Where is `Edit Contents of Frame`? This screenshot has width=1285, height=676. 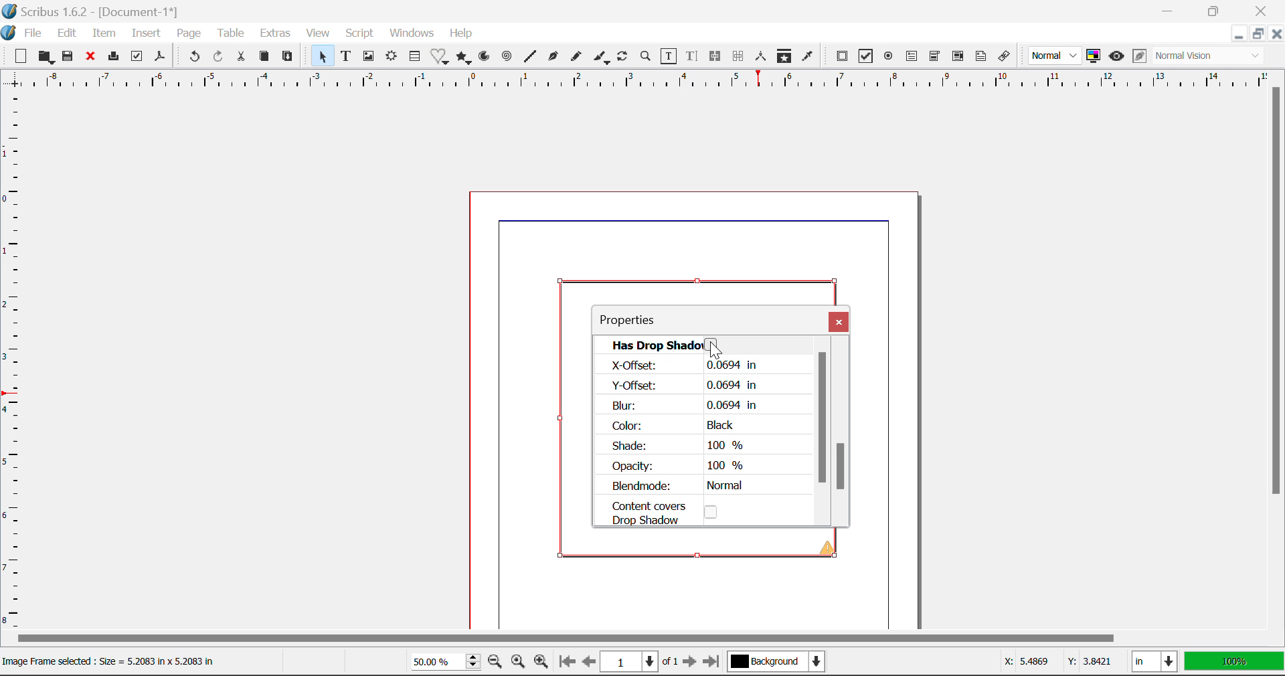 Edit Contents of Frame is located at coordinates (670, 58).